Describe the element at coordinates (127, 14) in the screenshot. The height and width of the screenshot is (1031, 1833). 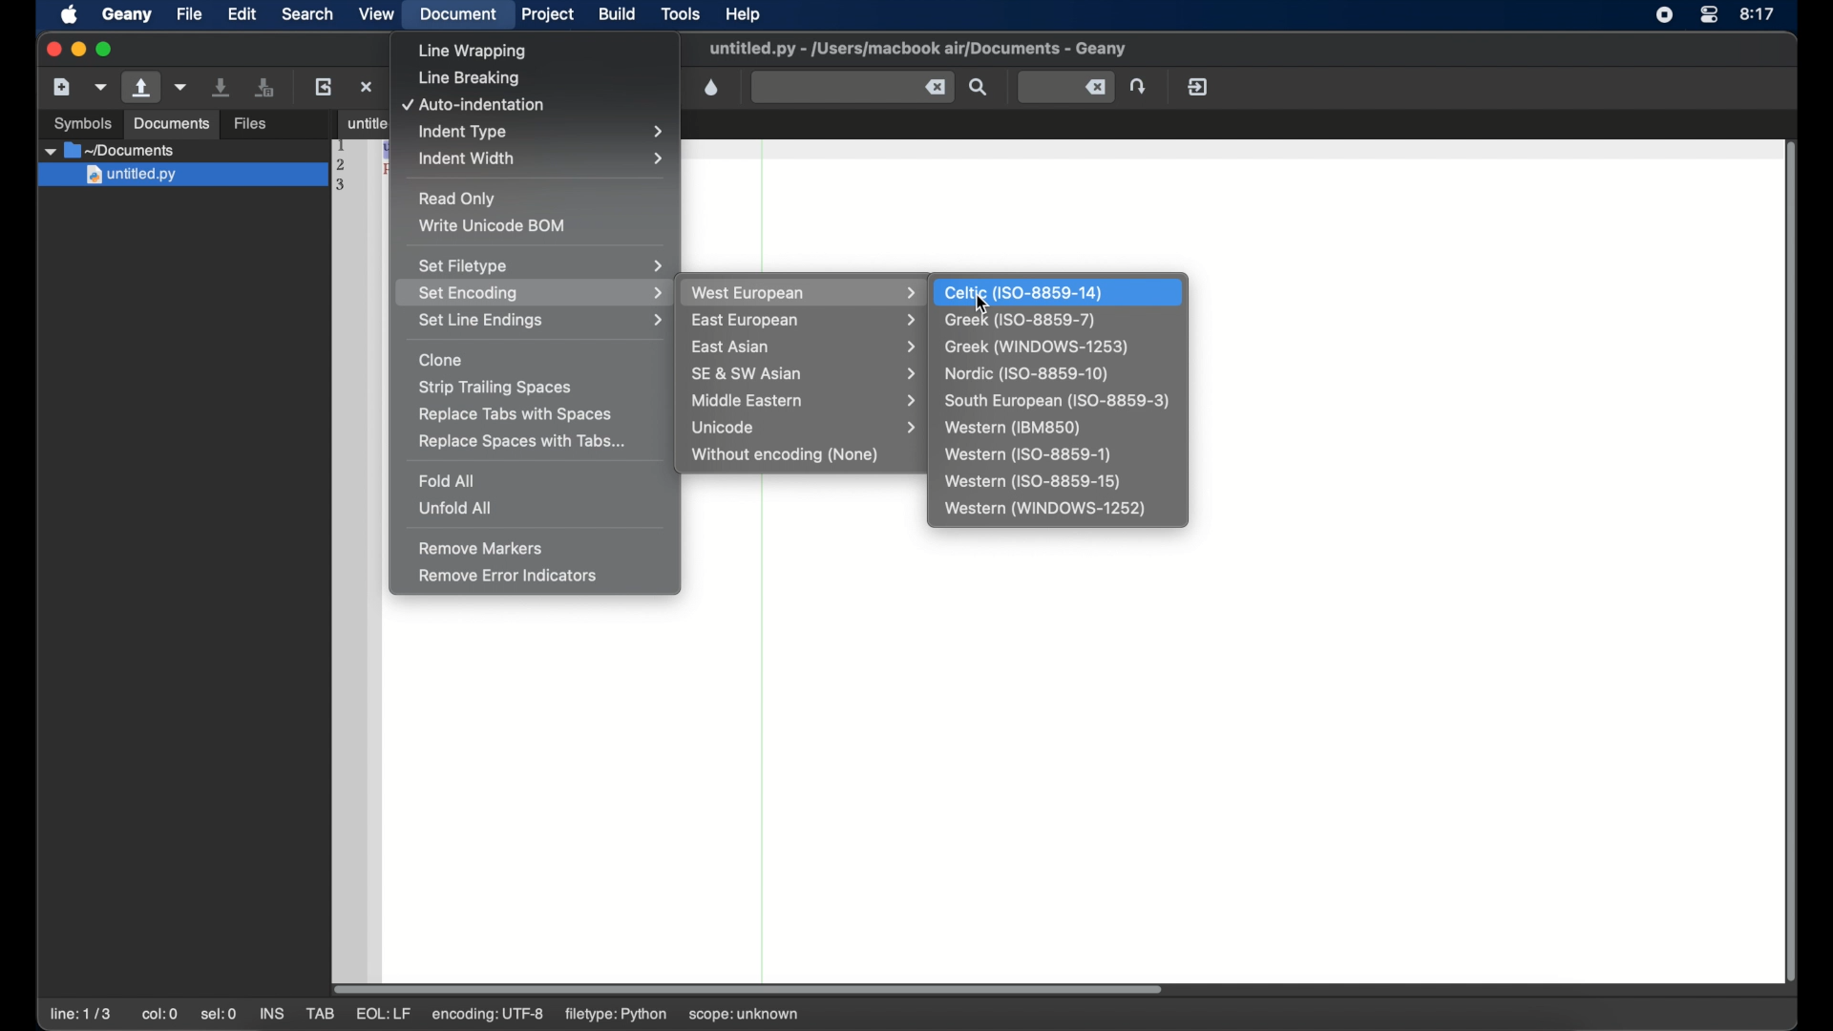
I see `geany` at that location.